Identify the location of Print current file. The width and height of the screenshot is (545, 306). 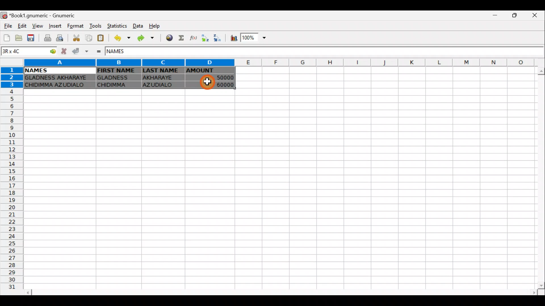
(48, 37).